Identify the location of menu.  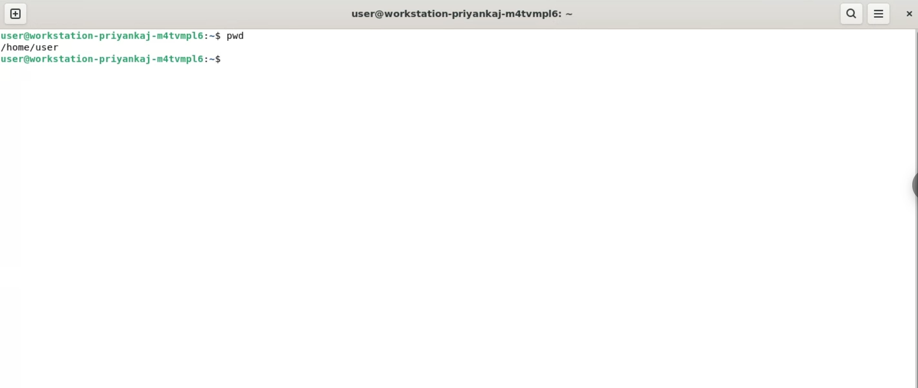
(880, 13).